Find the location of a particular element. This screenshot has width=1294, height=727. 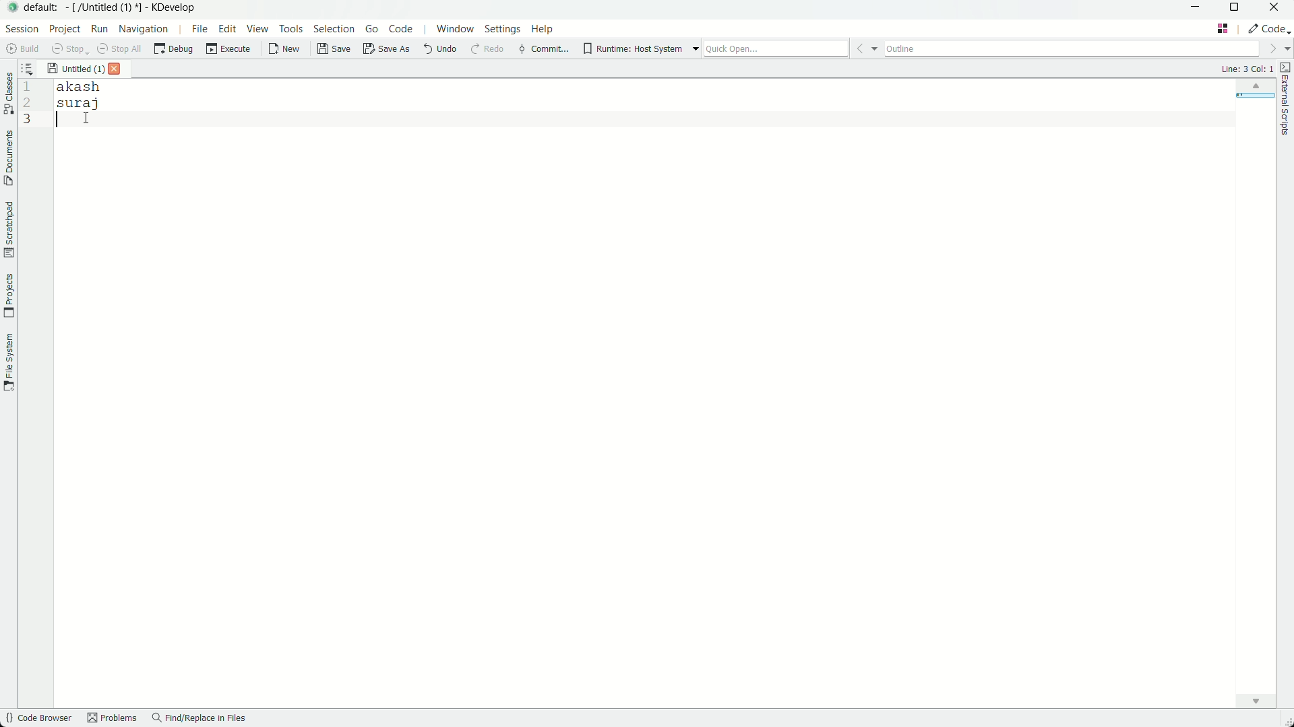

app icon is located at coordinates (11, 8).